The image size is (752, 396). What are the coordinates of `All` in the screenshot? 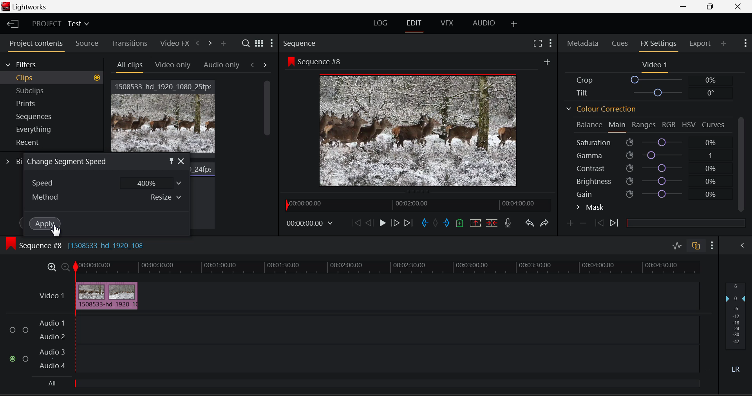 It's located at (370, 384).